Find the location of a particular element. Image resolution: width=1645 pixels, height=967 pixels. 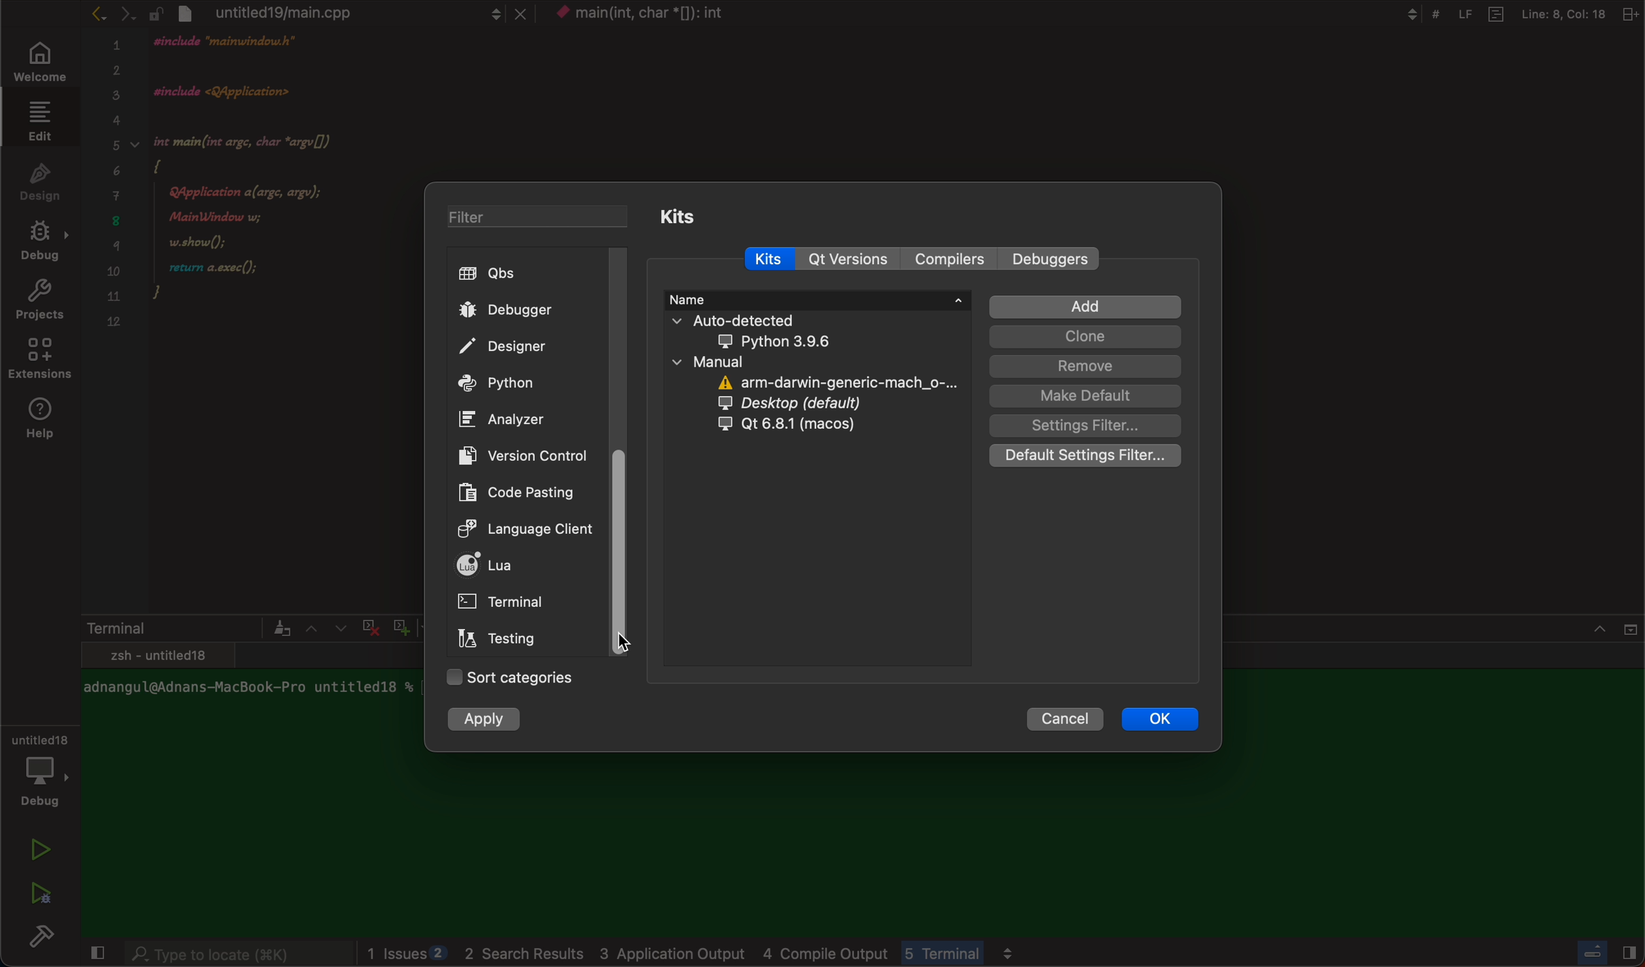

file tab is located at coordinates (339, 12).